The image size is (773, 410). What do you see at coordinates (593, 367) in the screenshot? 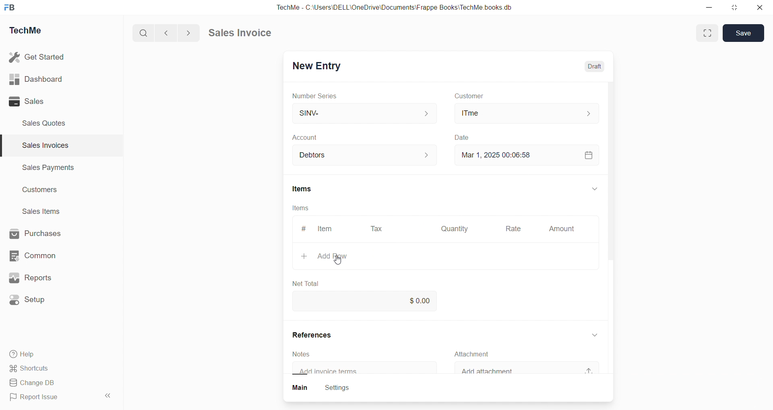
I see `Add Attachment button` at bounding box center [593, 367].